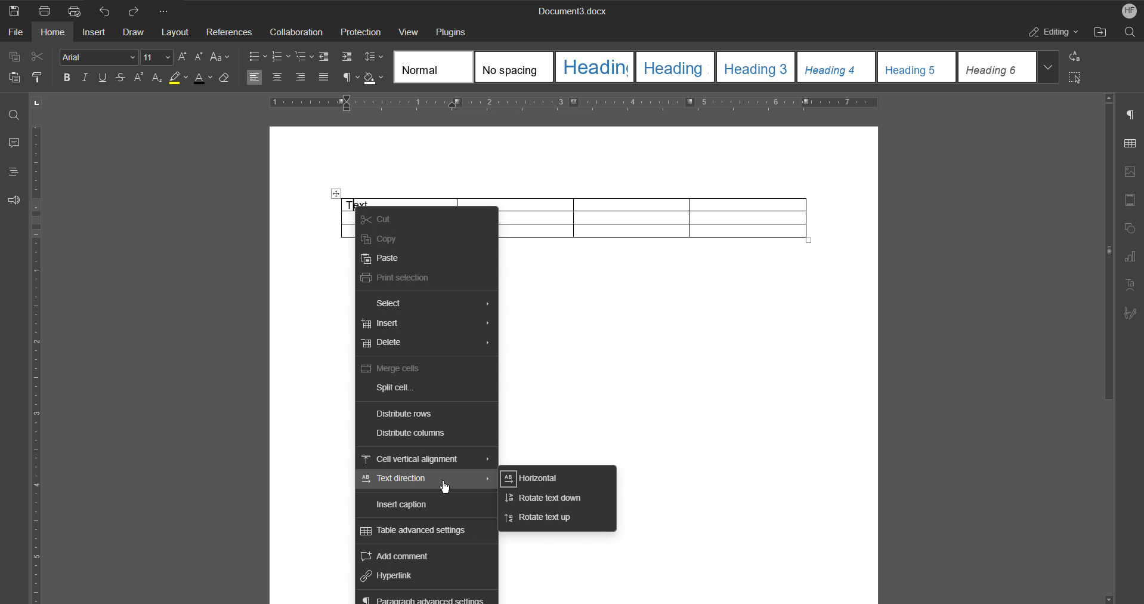 This screenshot has width=1144, height=604. What do you see at coordinates (403, 556) in the screenshot?
I see `Add comment` at bounding box center [403, 556].